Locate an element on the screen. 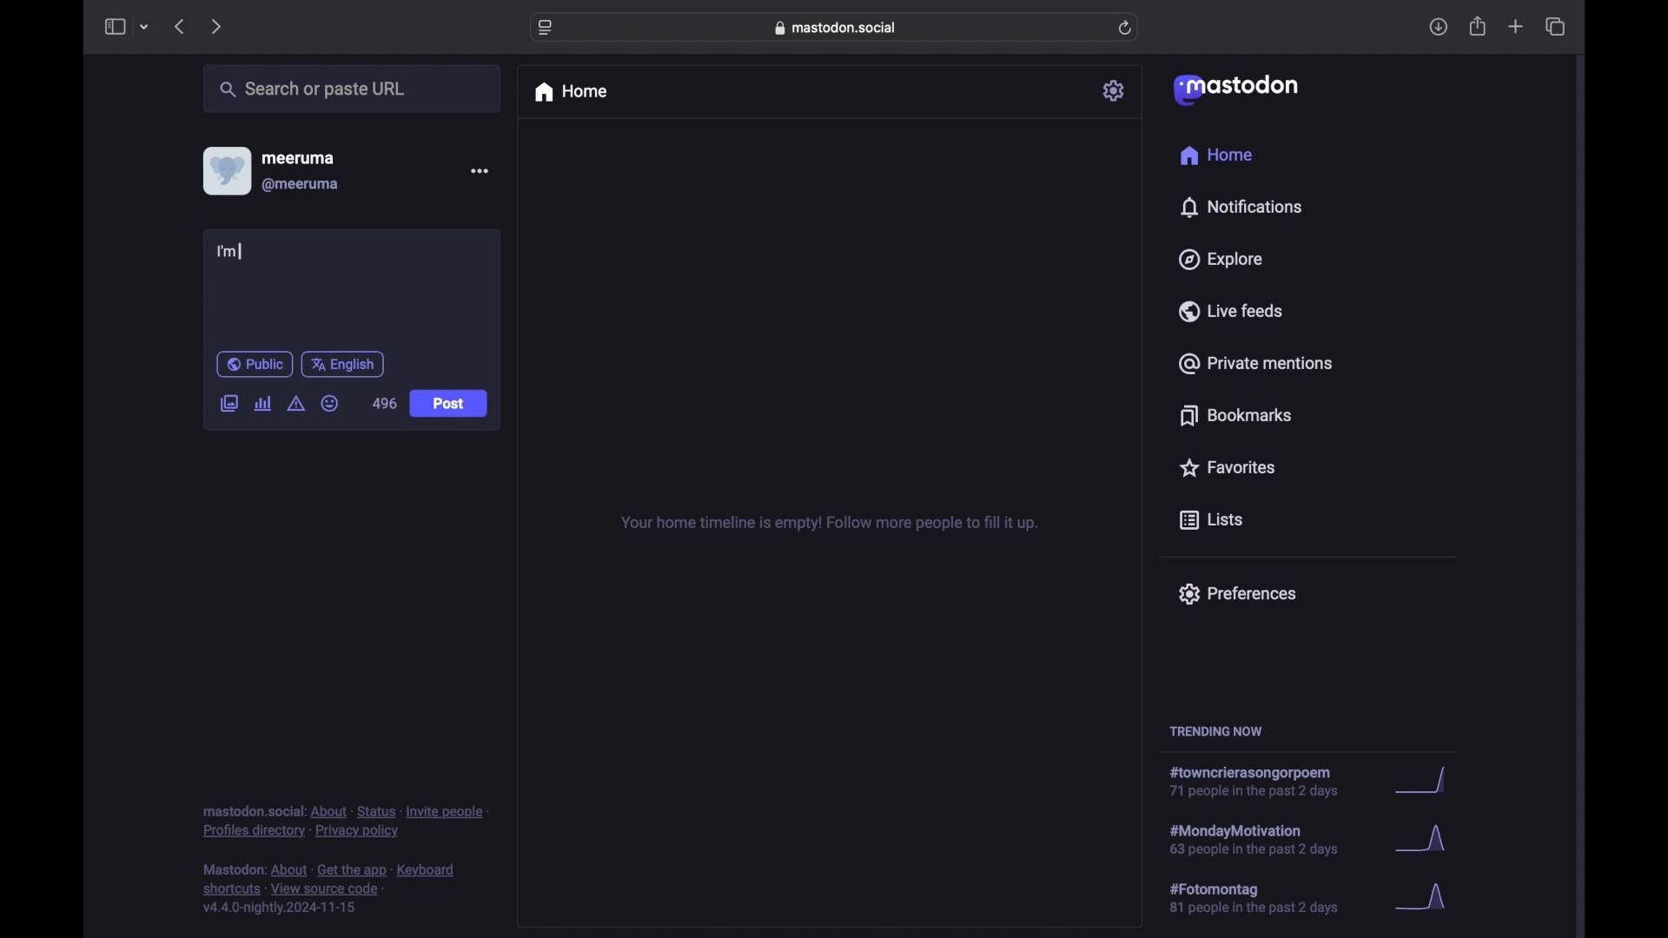  refresh is located at coordinates (1125, 28).